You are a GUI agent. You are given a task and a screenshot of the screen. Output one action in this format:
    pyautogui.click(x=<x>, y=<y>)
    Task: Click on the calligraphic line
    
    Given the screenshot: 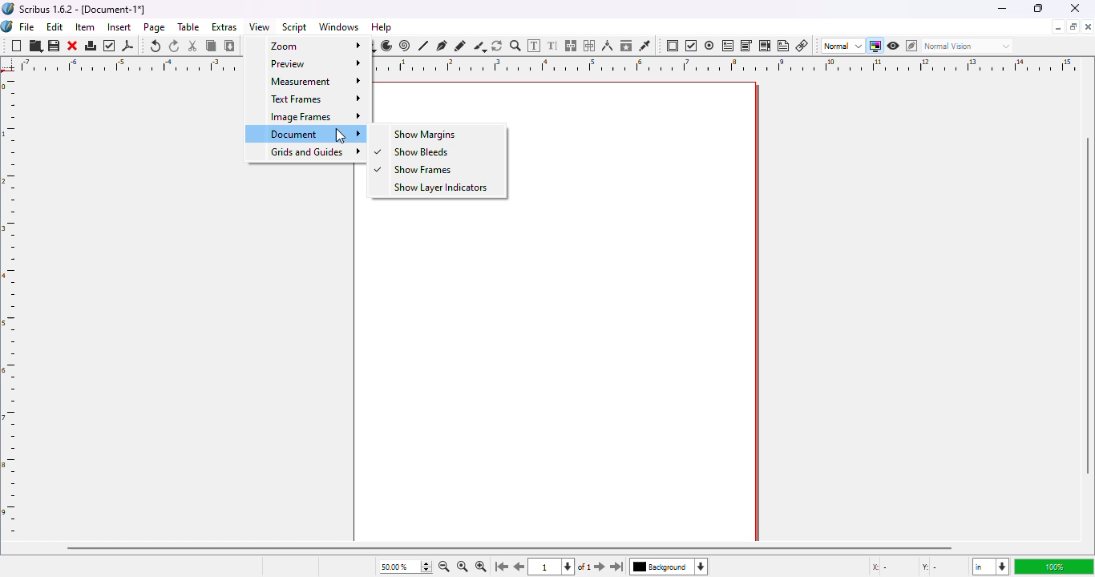 What is the action you would take?
    pyautogui.click(x=479, y=46)
    